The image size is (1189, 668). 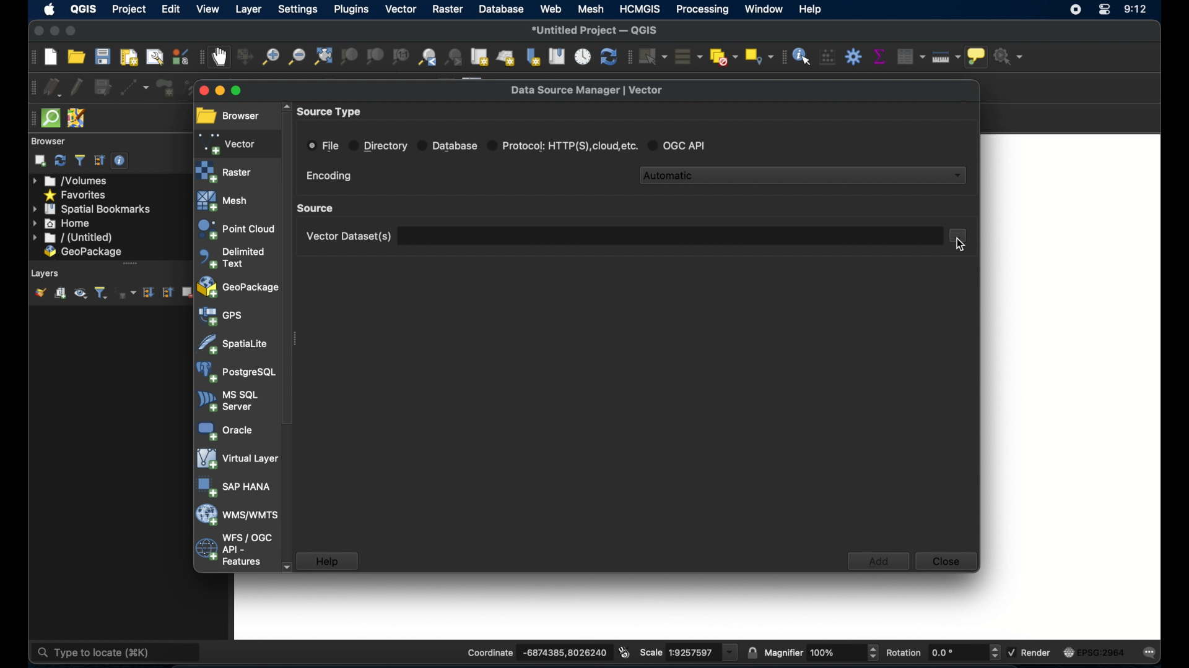 I want to click on attribute toolbar, so click(x=782, y=58).